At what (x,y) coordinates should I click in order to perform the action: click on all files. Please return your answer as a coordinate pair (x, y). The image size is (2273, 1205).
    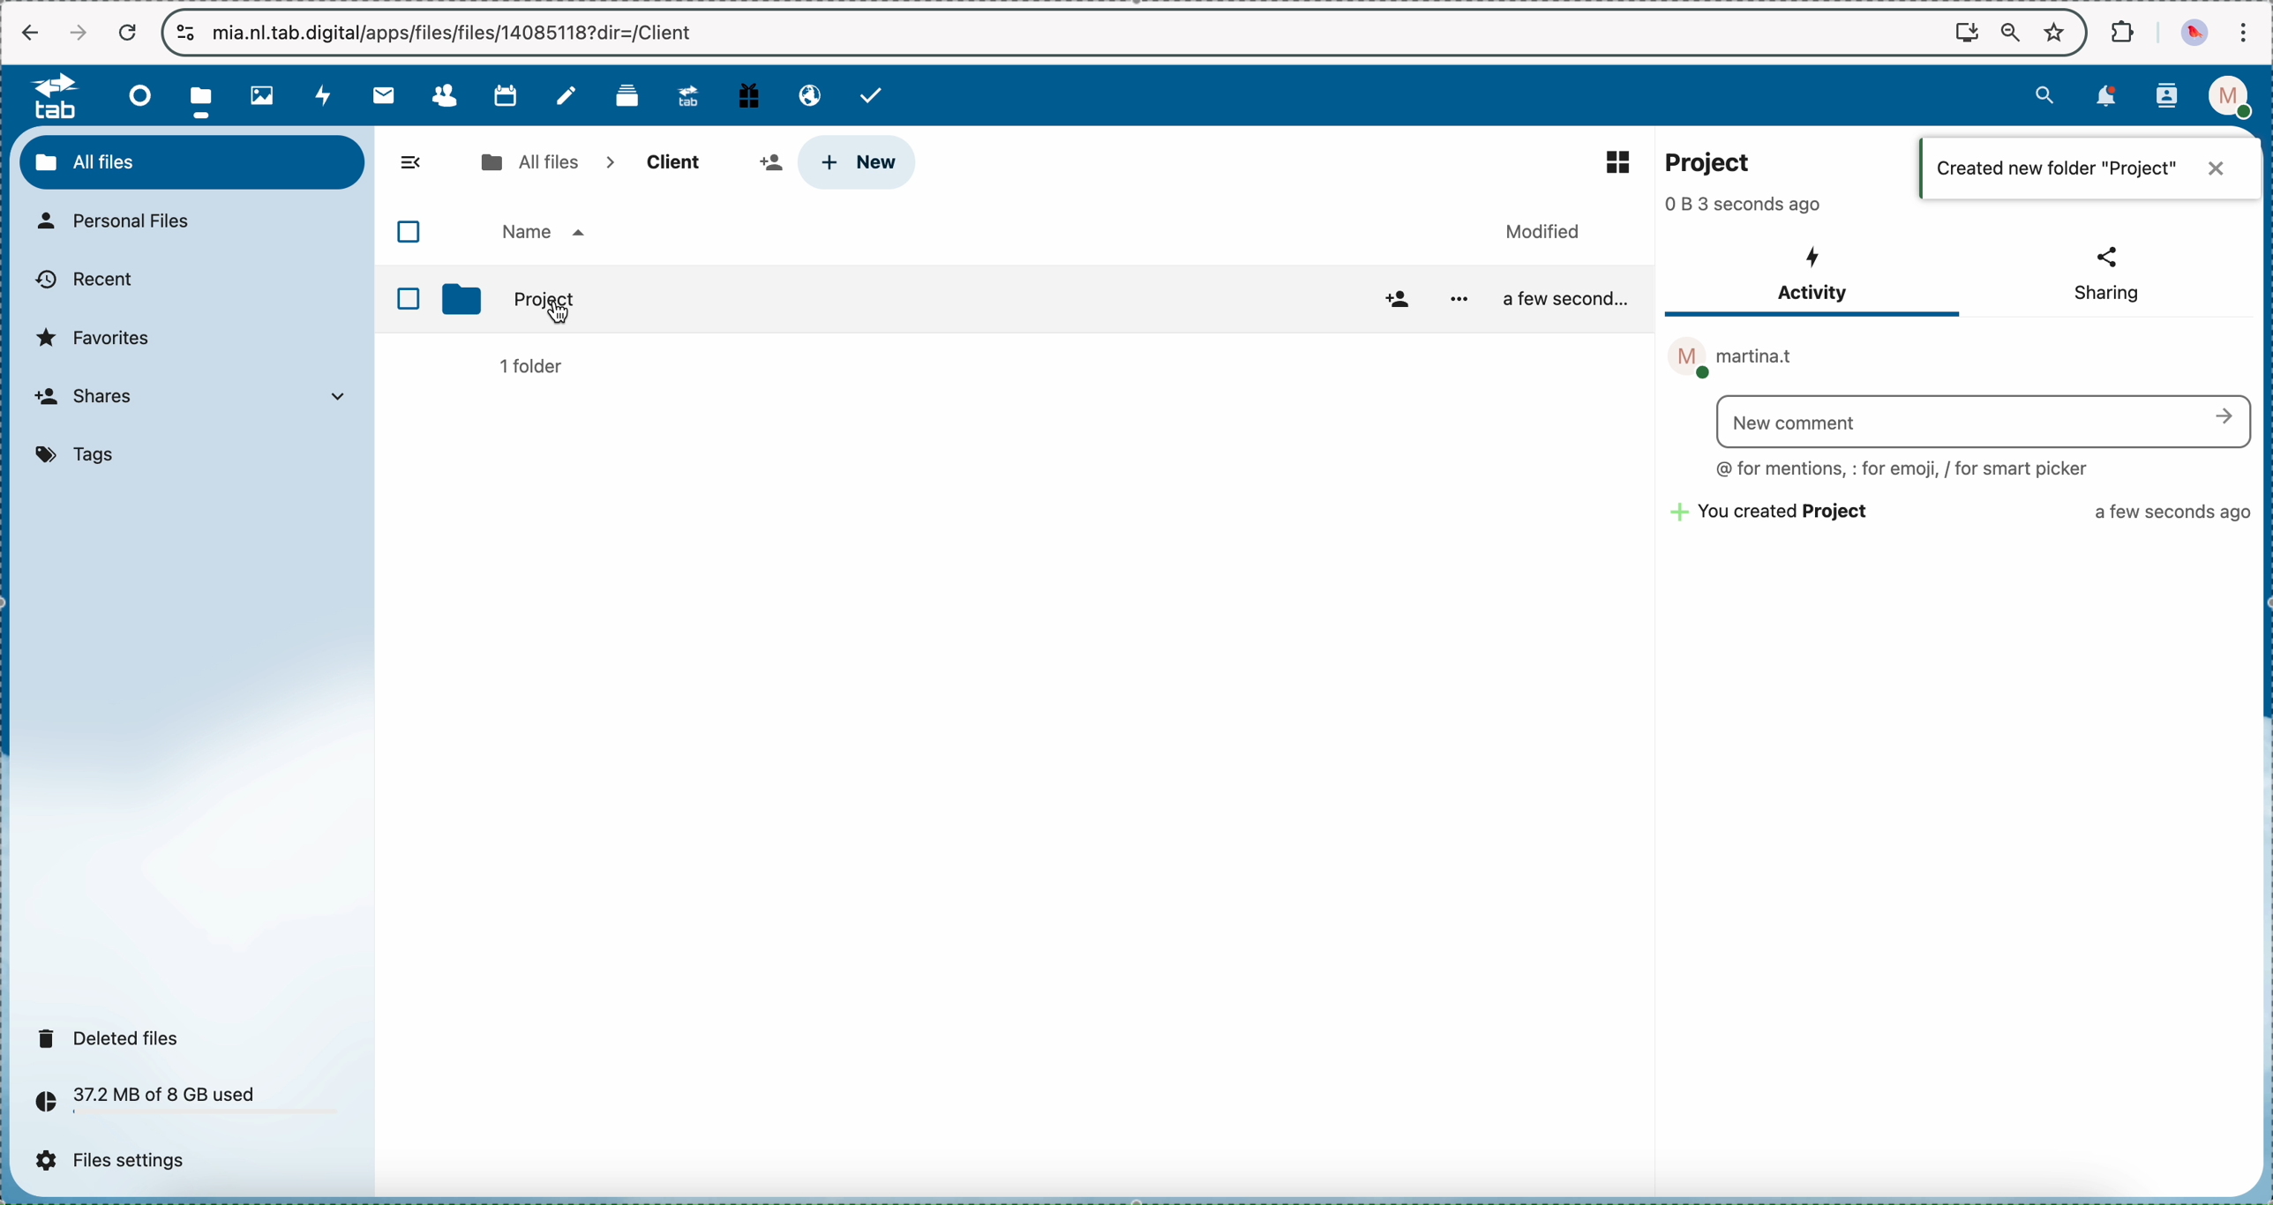
    Looking at the image, I should click on (192, 161).